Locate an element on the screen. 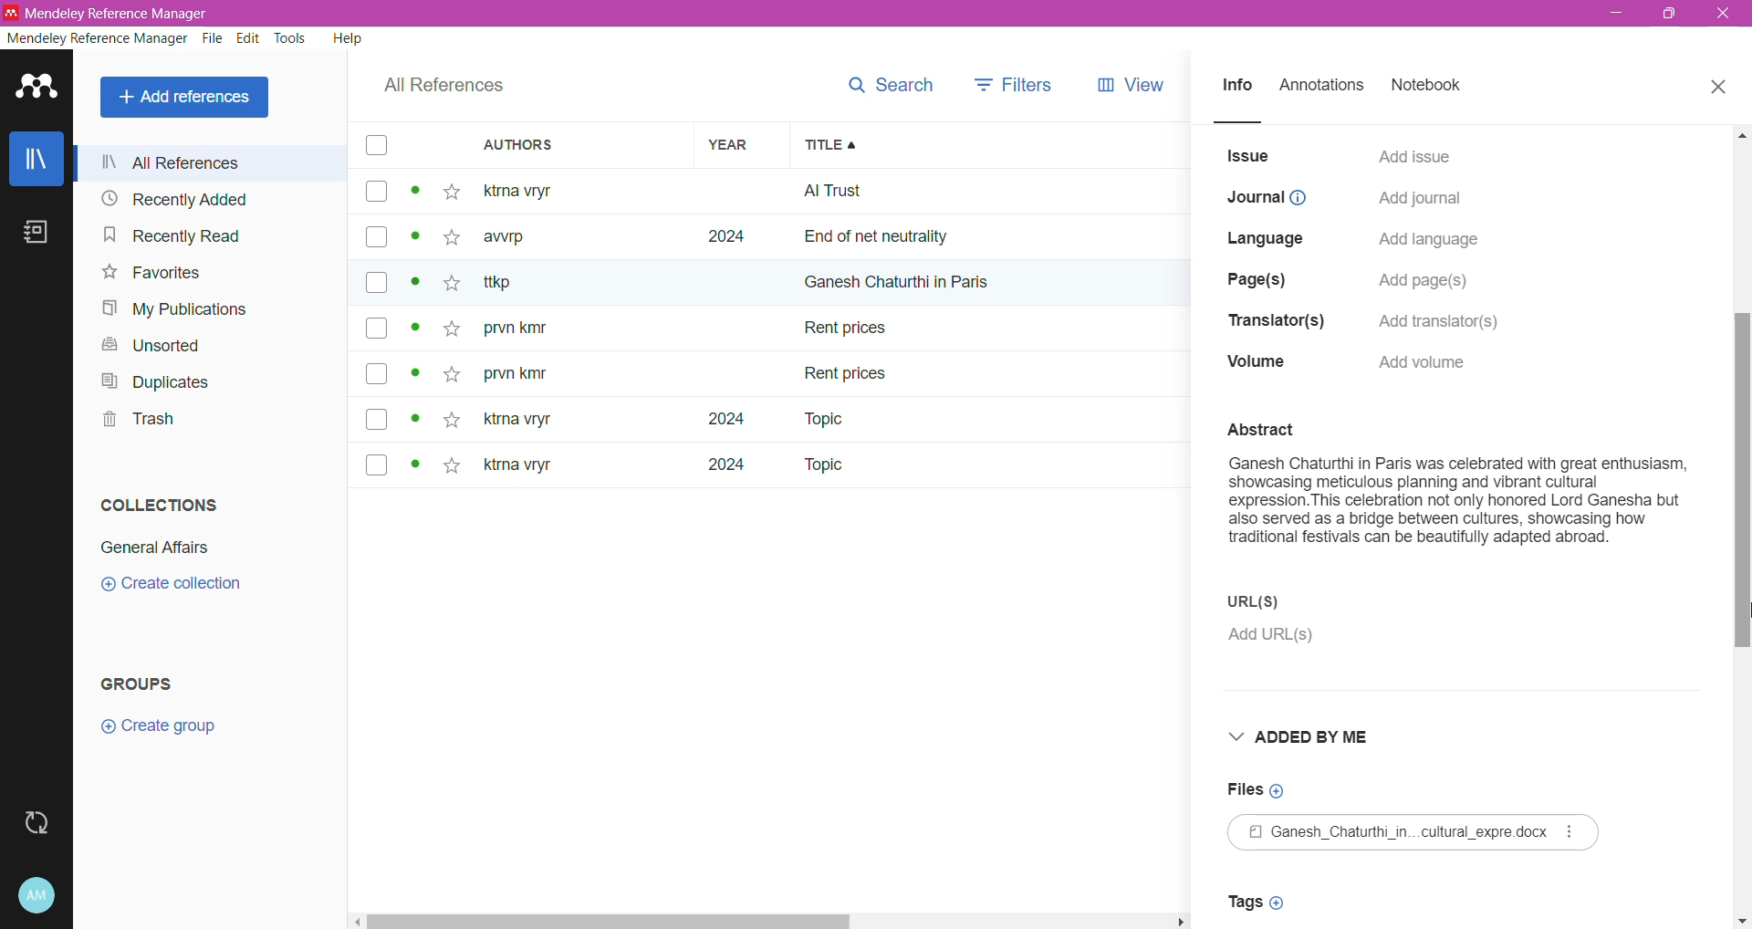  Translators is located at coordinates (1270, 322).